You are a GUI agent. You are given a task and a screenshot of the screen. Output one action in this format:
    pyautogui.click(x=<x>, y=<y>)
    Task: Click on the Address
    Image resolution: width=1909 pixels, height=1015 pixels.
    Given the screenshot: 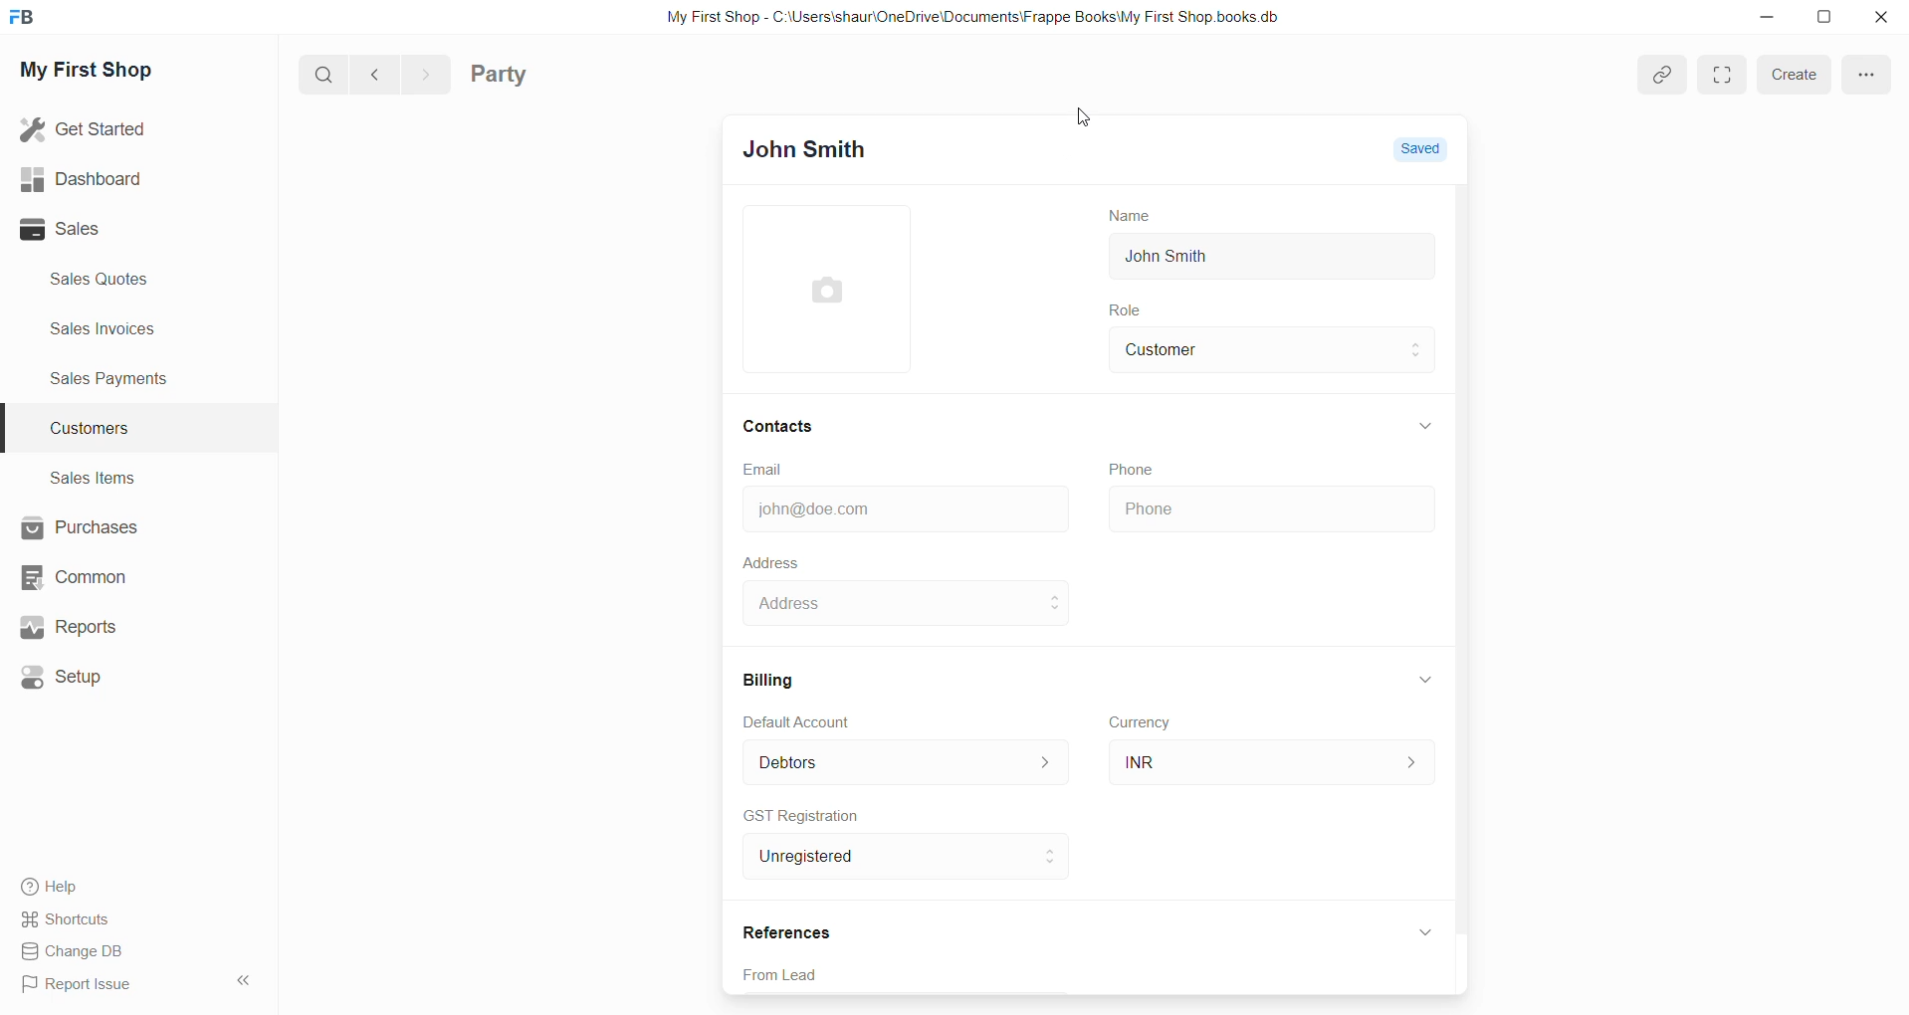 What is the action you would take?
    pyautogui.click(x=771, y=562)
    